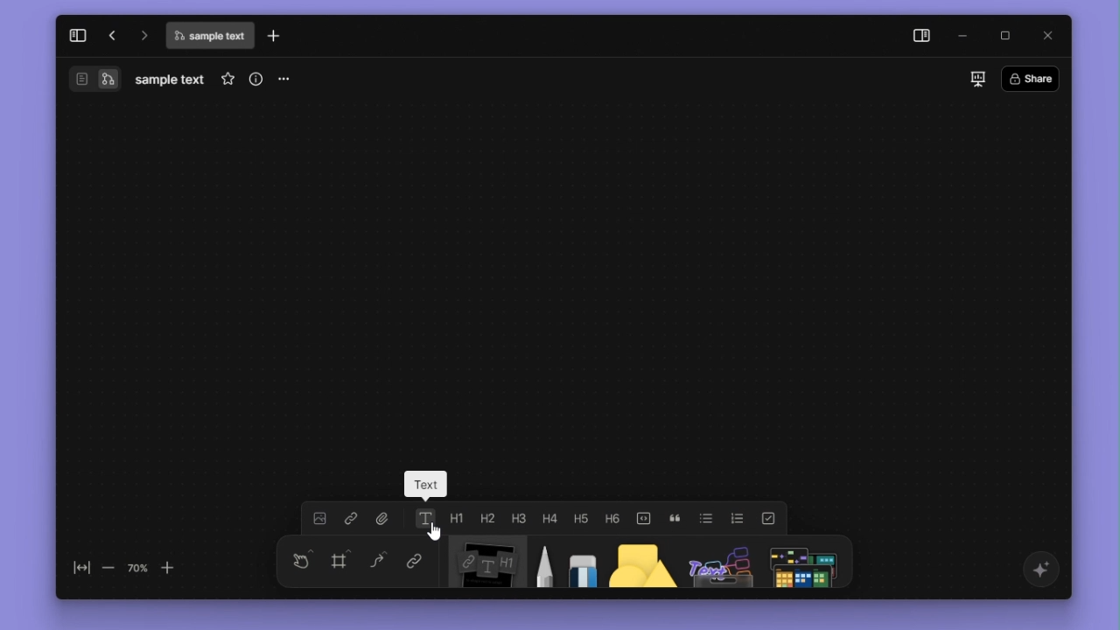  What do you see at coordinates (425, 484) in the screenshot?
I see `text` at bounding box center [425, 484].